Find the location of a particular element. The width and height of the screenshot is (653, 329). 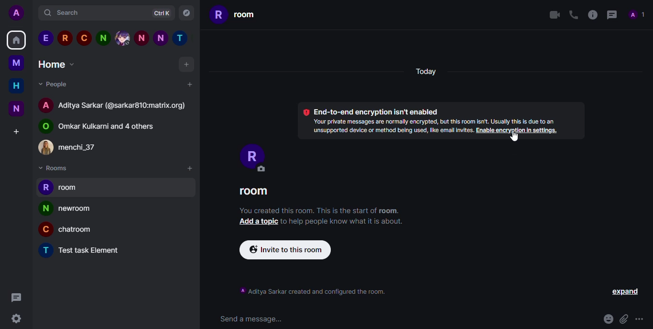

room is located at coordinates (58, 186).